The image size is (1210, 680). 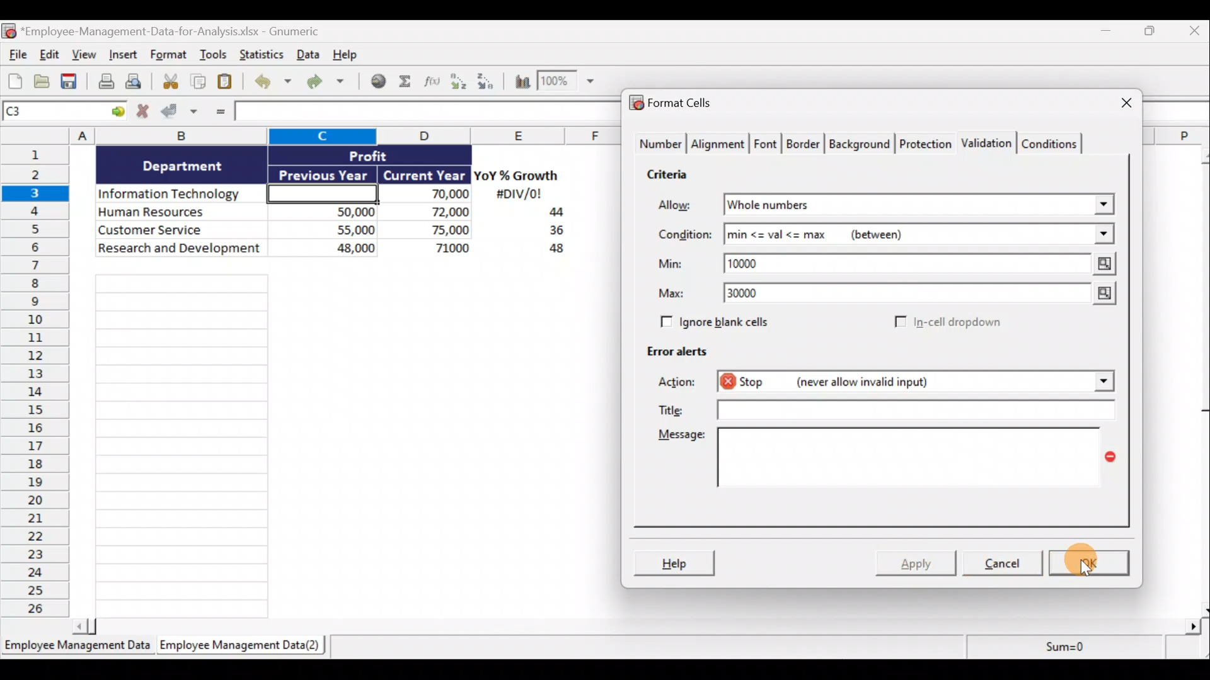 I want to click on 36, so click(x=551, y=232).